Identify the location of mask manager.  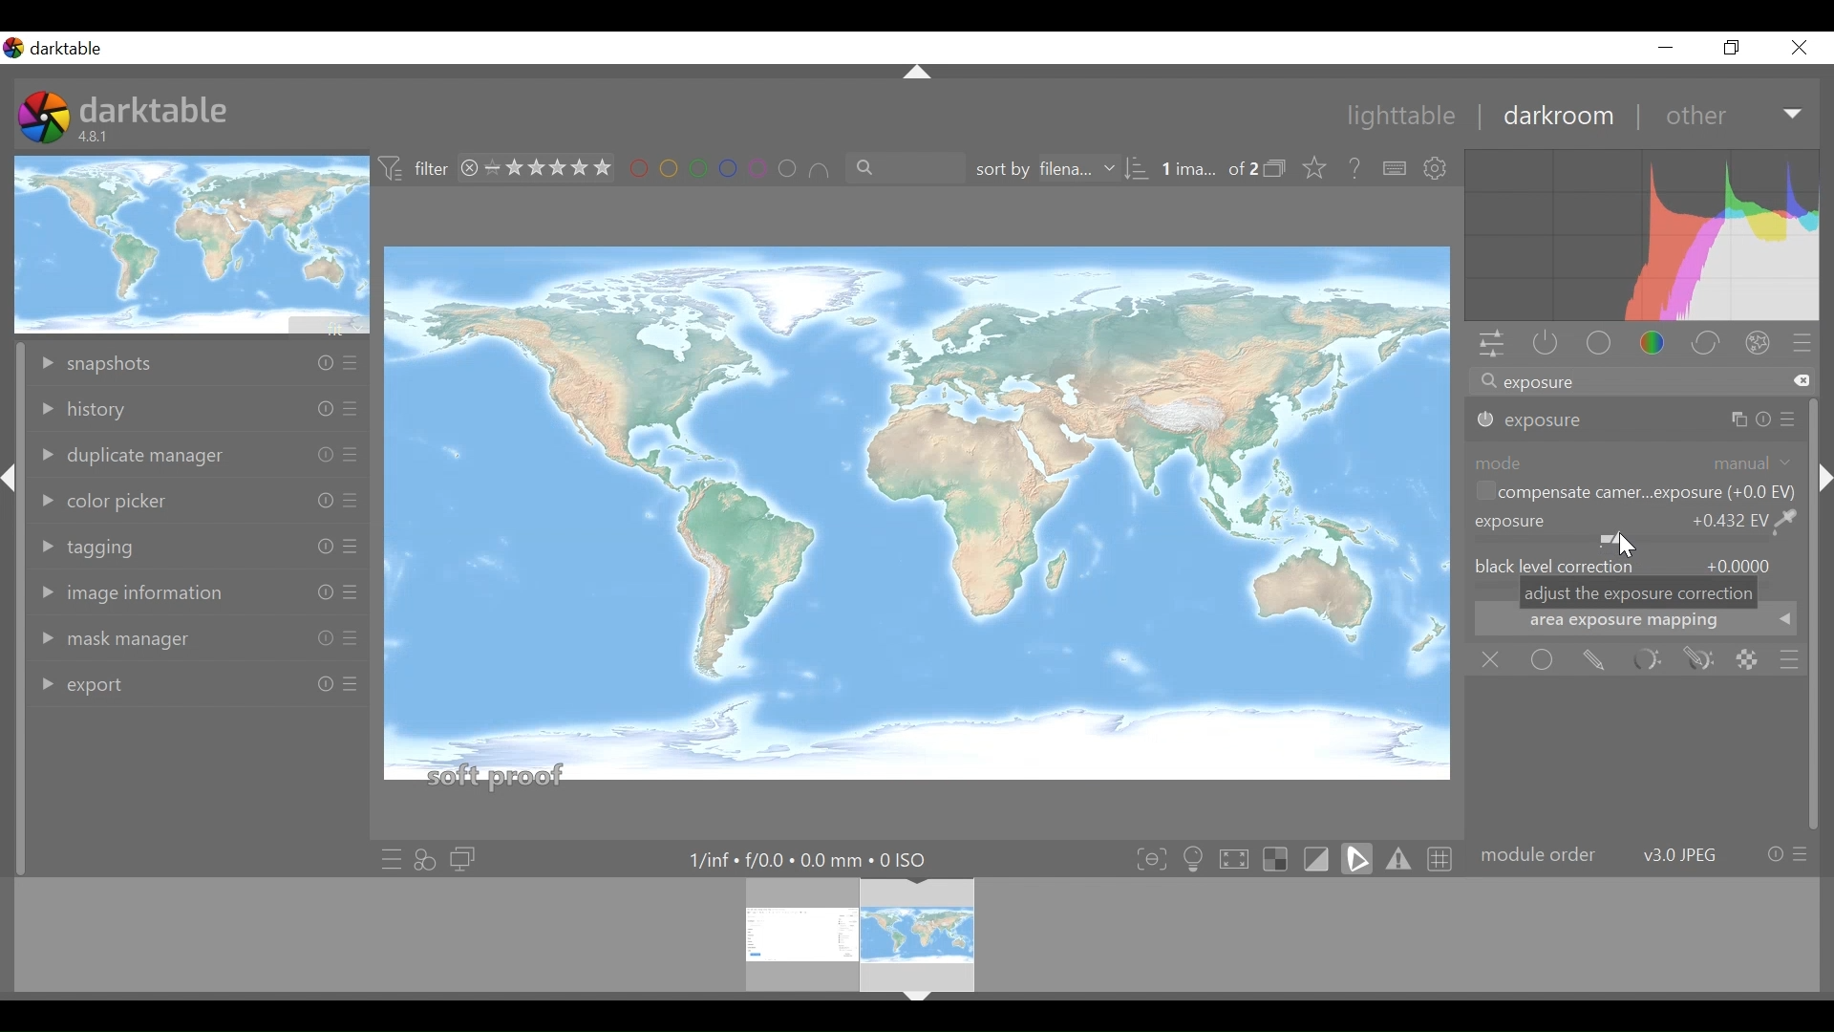
(118, 641).